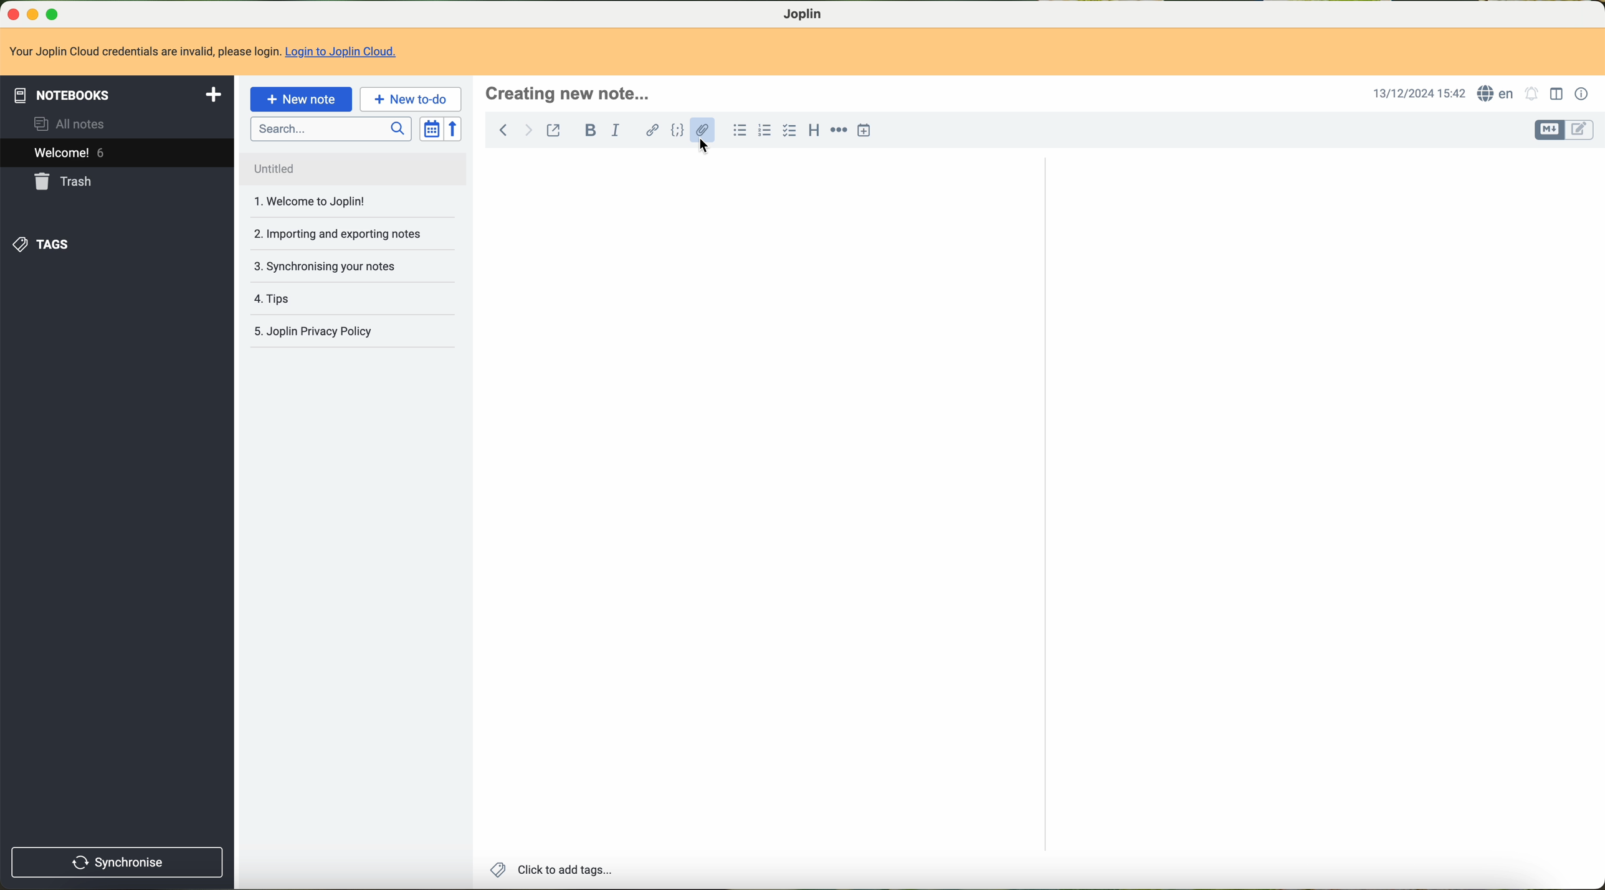 This screenshot has width=1605, height=890. Describe the element at coordinates (677, 131) in the screenshot. I see `code` at that location.